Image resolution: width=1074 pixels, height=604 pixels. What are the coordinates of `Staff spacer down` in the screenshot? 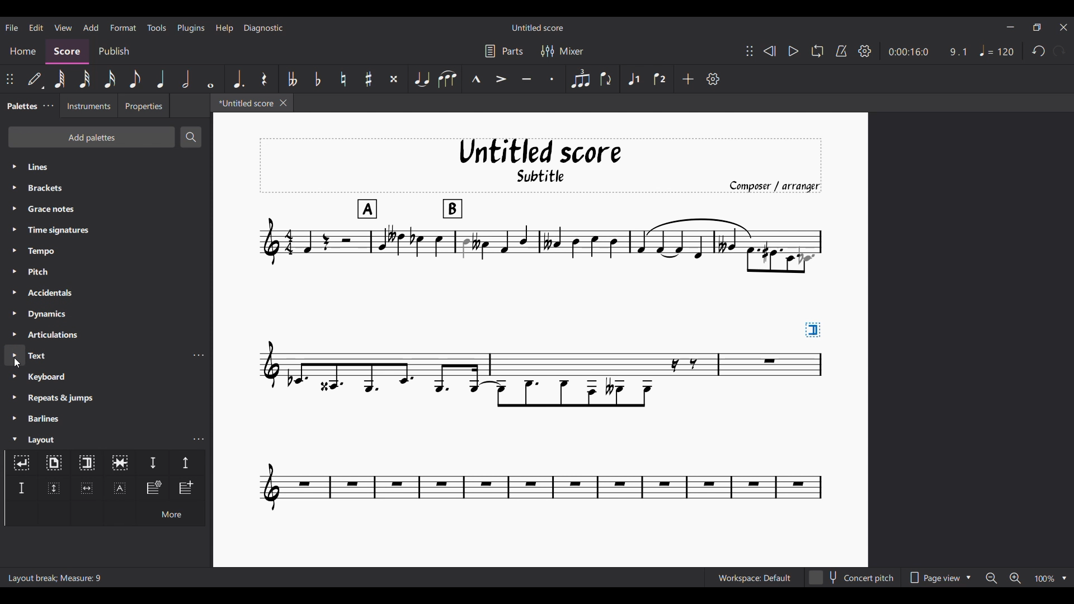 It's located at (153, 463).